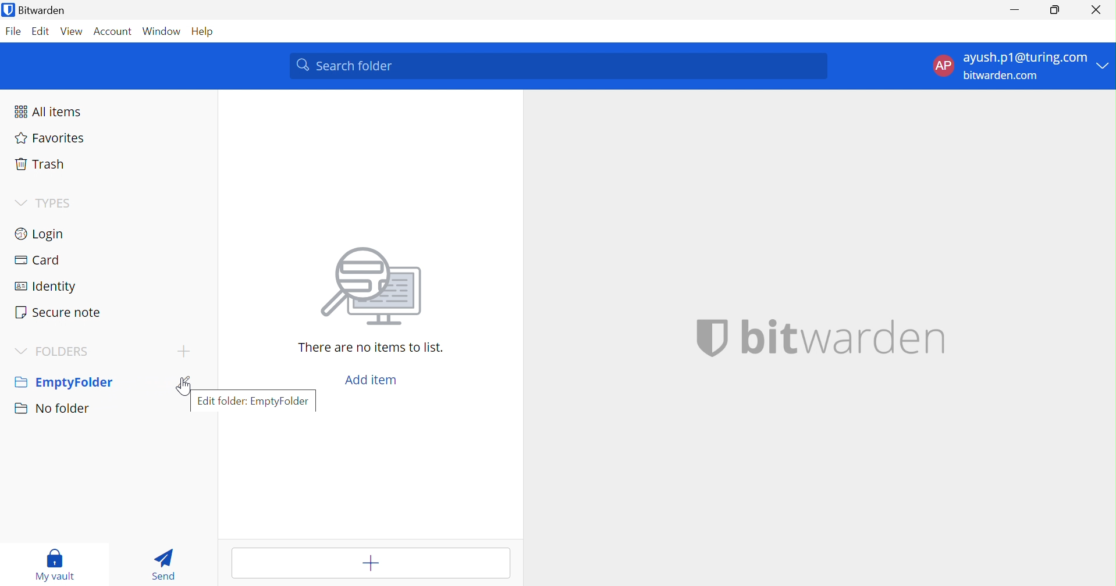 The height and width of the screenshot is (586, 1116). Describe the element at coordinates (47, 289) in the screenshot. I see `Identity` at that location.